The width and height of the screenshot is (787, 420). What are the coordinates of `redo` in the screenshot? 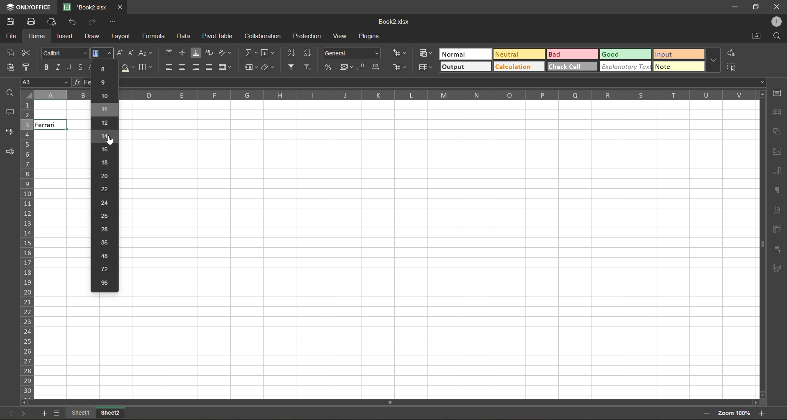 It's located at (93, 22).